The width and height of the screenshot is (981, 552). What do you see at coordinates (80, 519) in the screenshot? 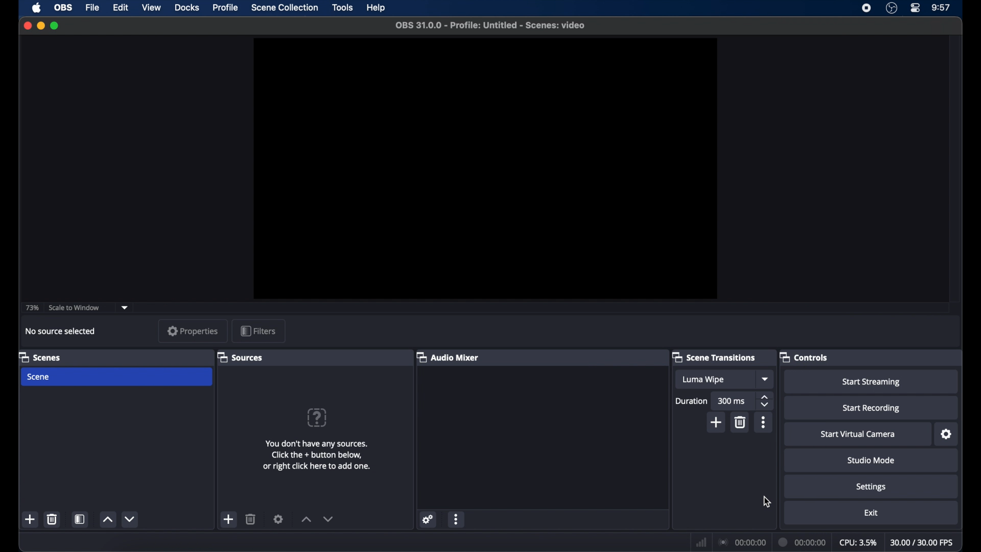
I see `scene filters` at bounding box center [80, 519].